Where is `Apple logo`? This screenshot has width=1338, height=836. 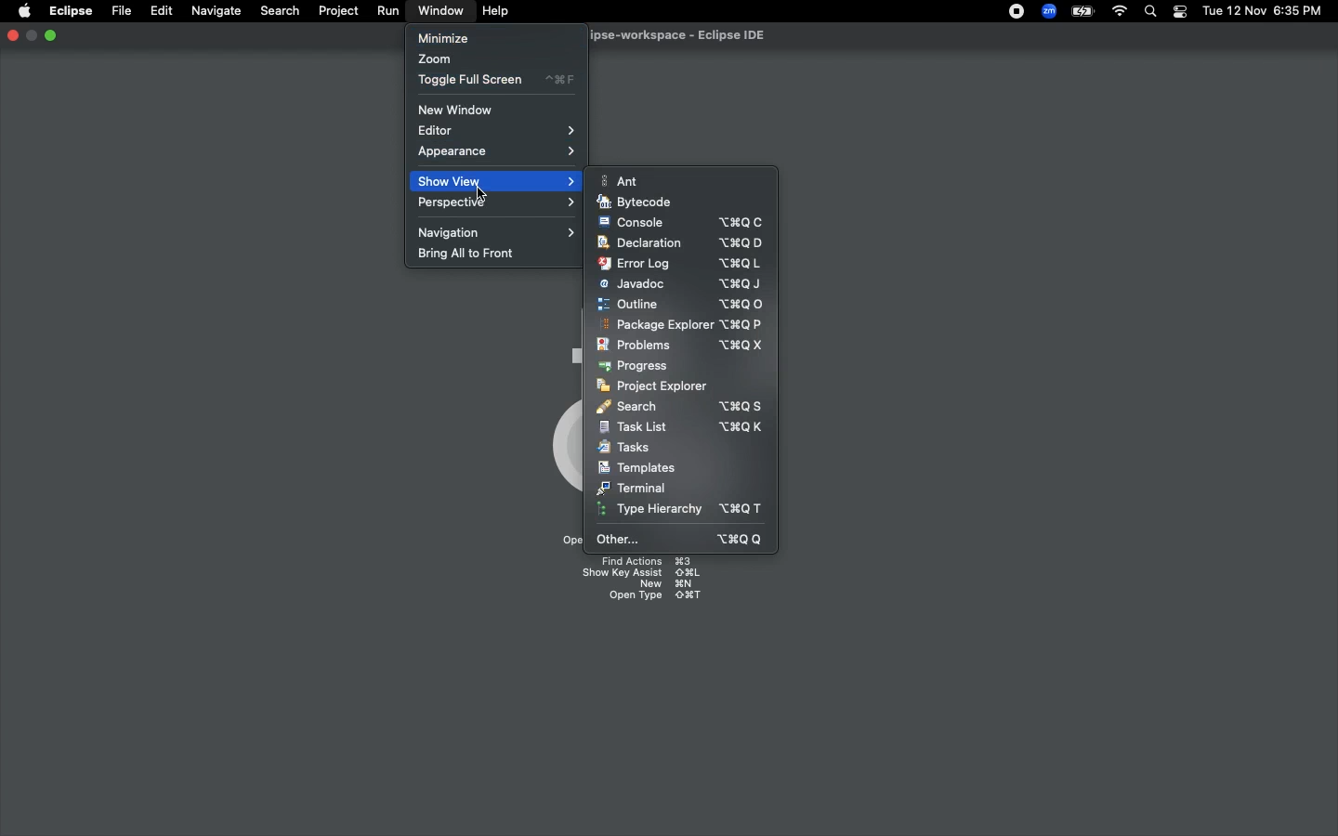 Apple logo is located at coordinates (24, 10).